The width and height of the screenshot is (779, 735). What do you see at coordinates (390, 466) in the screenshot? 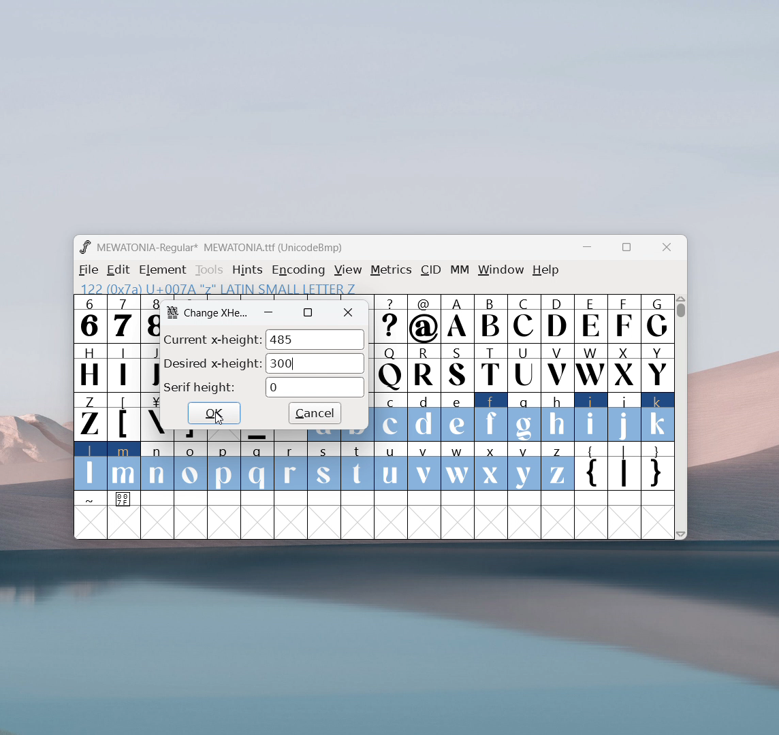
I see `u` at bounding box center [390, 466].